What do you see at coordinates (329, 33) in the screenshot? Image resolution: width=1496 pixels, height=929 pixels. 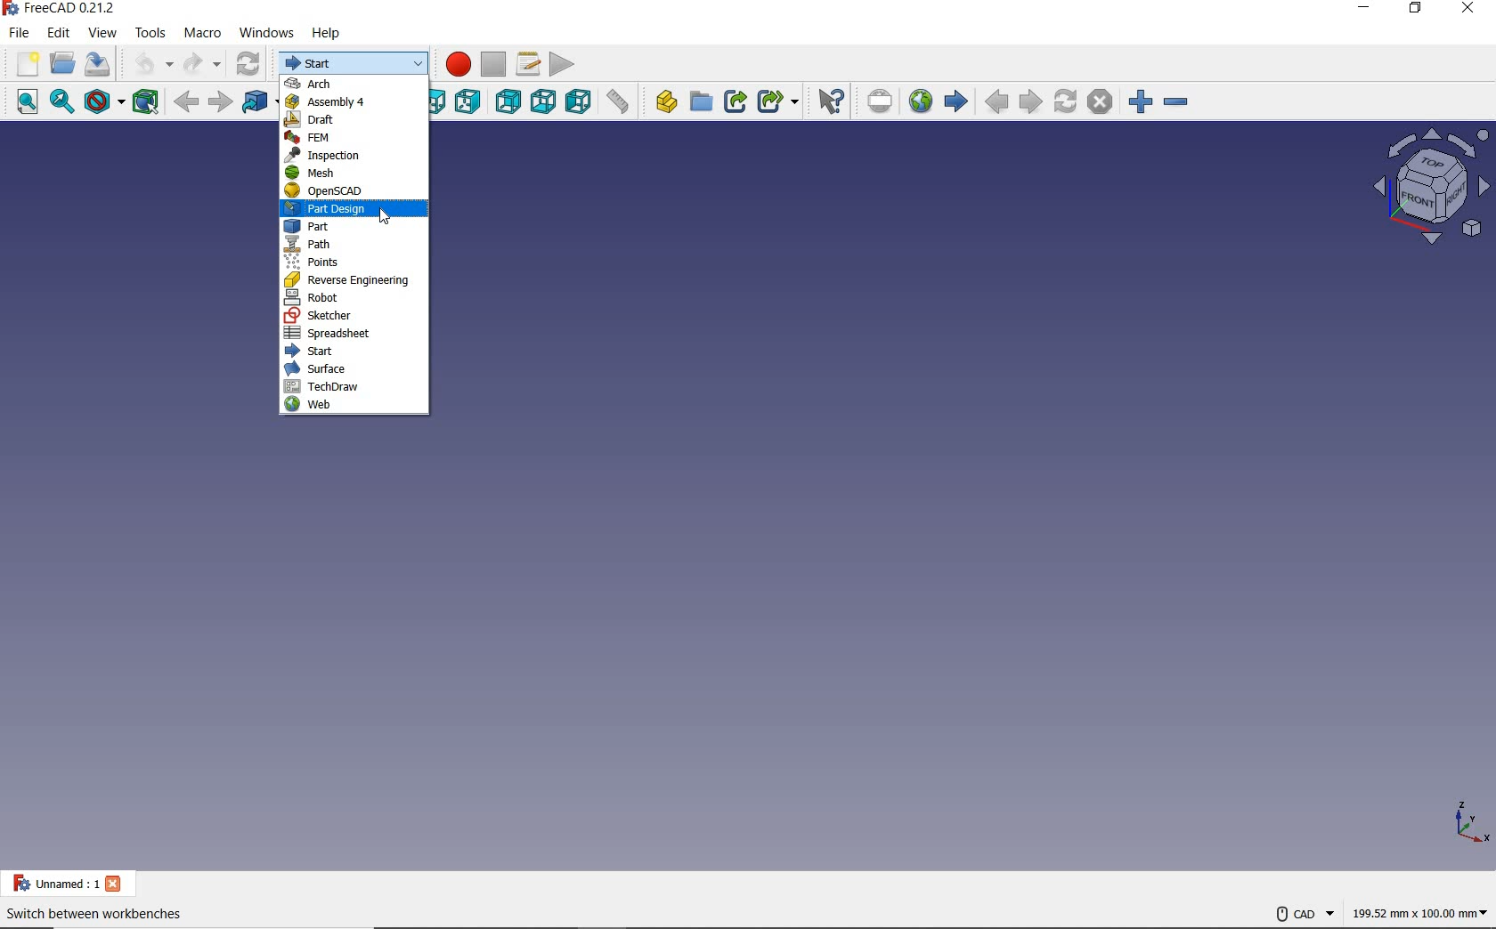 I see `HELP` at bounding box center [329, 33].